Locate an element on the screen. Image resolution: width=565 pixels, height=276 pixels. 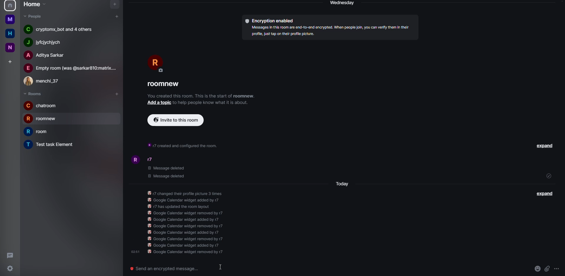
navigator is located at coordinates (114, 5).